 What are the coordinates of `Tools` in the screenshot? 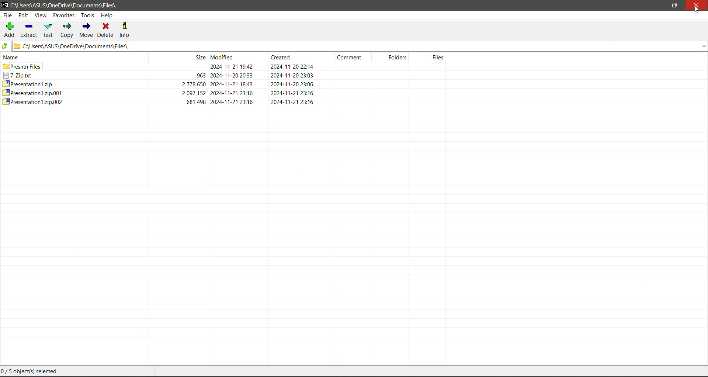 It's located at (88, 15).